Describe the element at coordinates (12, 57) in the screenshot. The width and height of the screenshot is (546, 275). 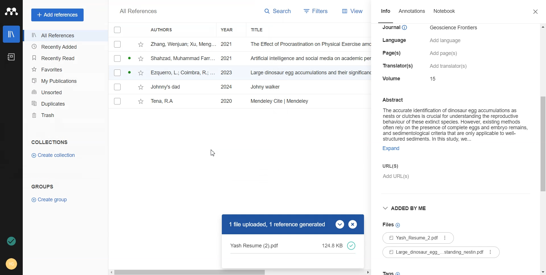
I see `Notebook` at that location.